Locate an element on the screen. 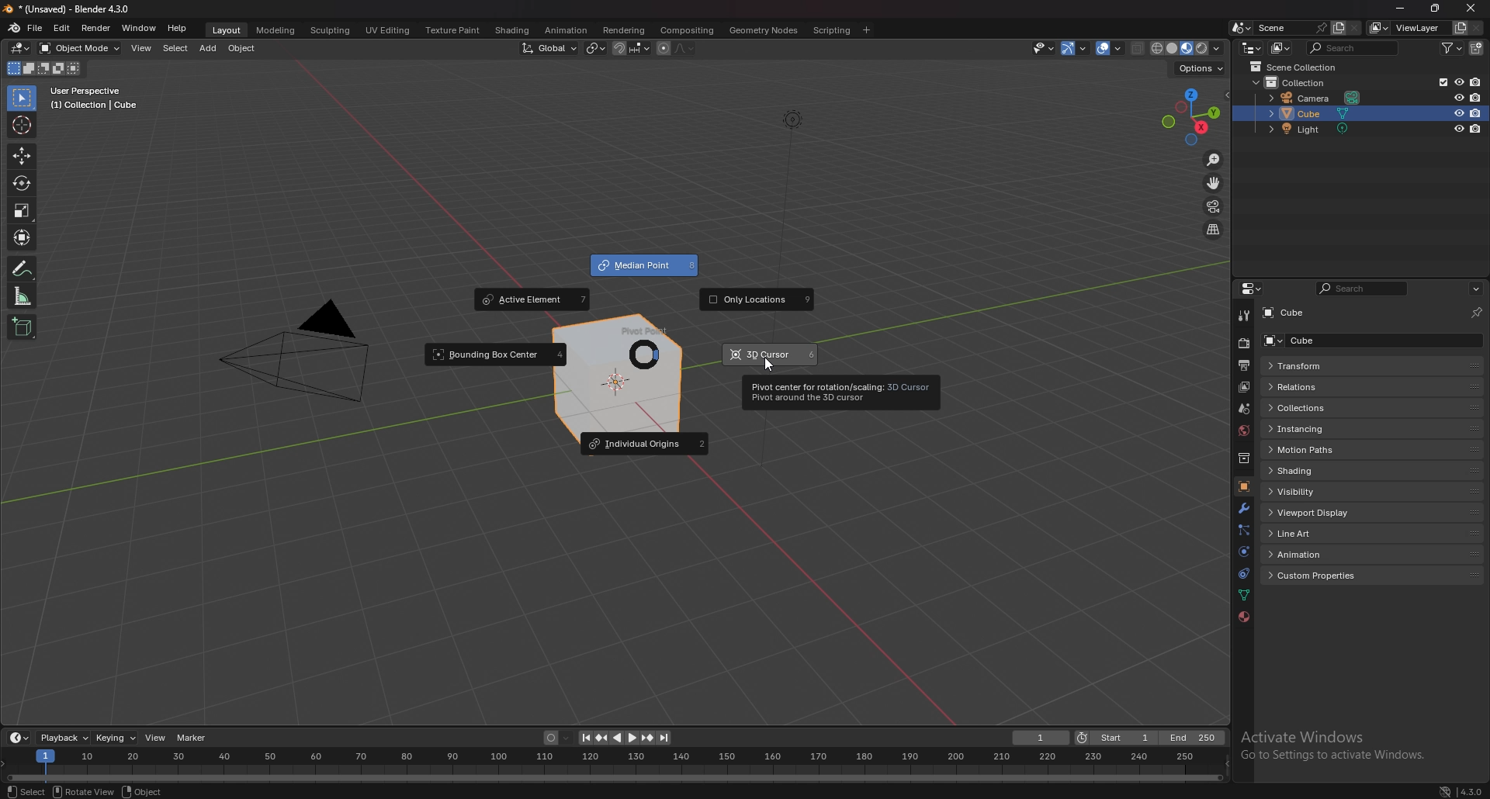 Image resolution: width=1490 pixels, height=799 pixels. search is located at coordinates (1361, 288).